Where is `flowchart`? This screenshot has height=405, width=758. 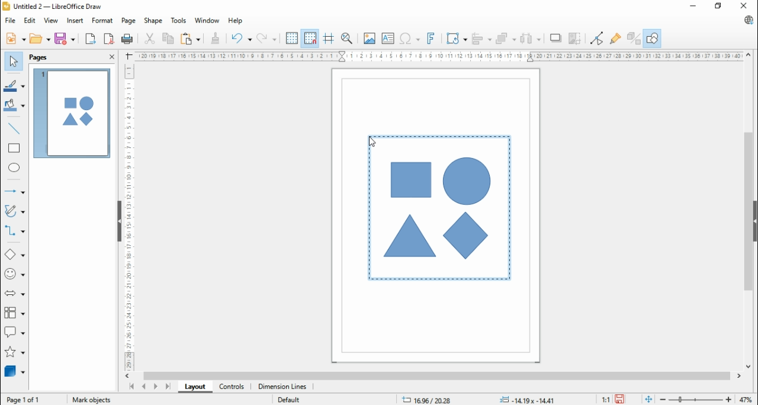
flowchart is located at coordinates (14, 313).